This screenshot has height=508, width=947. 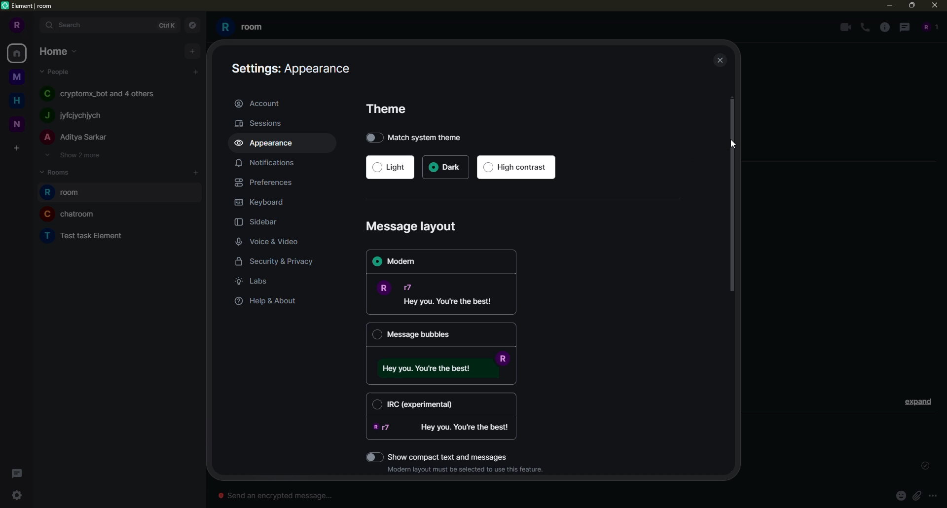 What do you see at coordinates (36, 26) in the screenshot?
I see `expand` at bounding box center [36, 26].